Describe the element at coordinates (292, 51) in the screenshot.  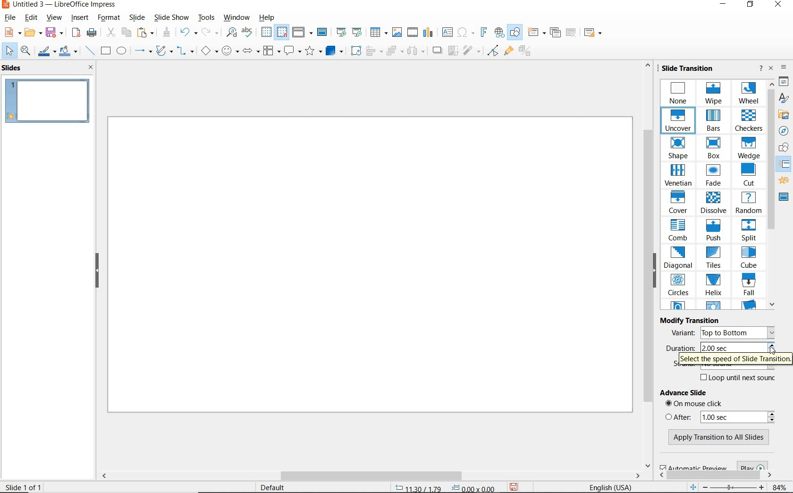
I see `CALLOUT SHAPES` at that location.